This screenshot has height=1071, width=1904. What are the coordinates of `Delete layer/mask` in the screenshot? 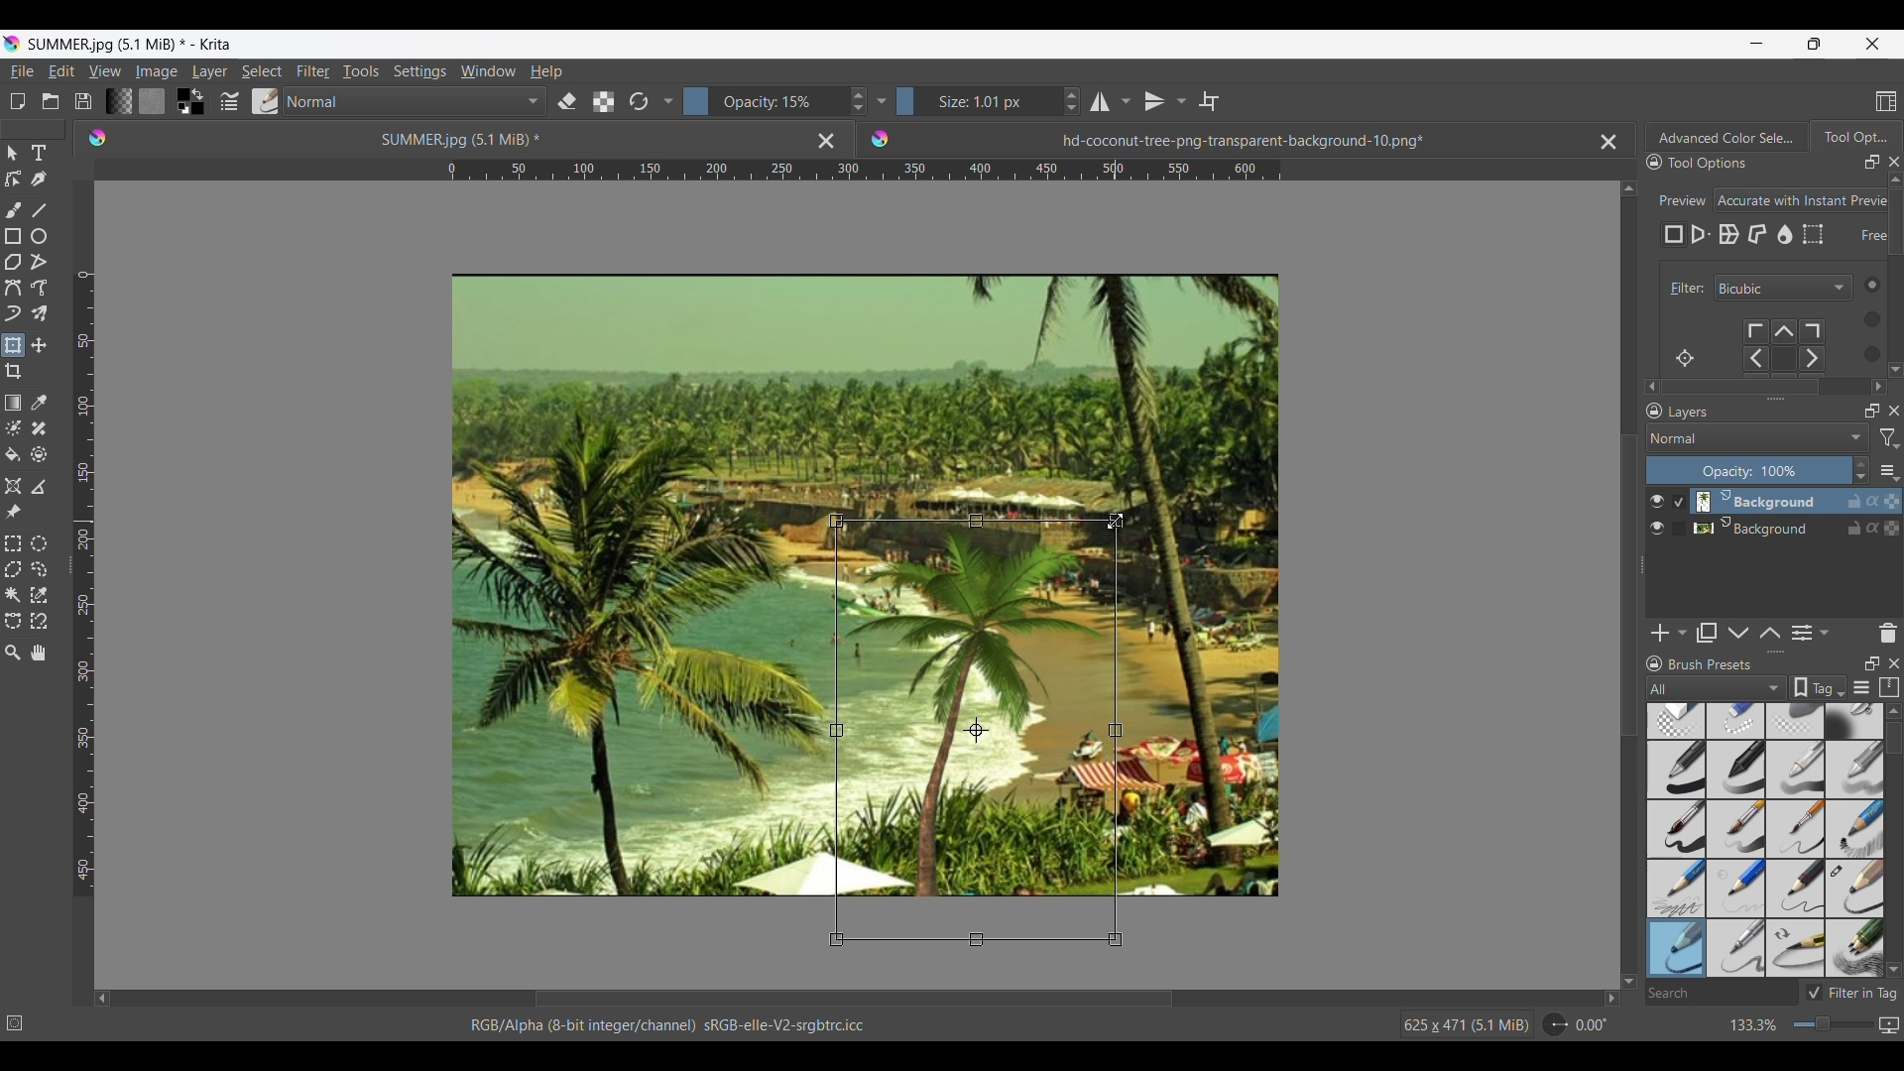 It's located at (1889, 632).